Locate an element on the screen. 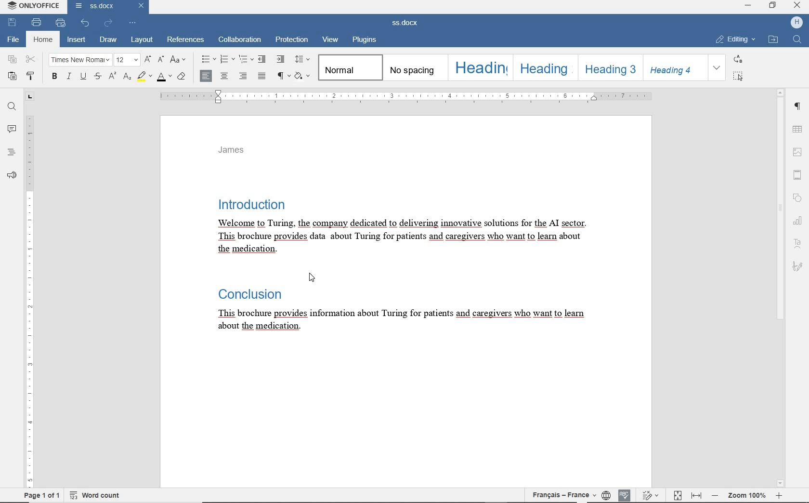 This screenshot has width=809, height=503. PROTECTION is located at coordinates (292, 39).